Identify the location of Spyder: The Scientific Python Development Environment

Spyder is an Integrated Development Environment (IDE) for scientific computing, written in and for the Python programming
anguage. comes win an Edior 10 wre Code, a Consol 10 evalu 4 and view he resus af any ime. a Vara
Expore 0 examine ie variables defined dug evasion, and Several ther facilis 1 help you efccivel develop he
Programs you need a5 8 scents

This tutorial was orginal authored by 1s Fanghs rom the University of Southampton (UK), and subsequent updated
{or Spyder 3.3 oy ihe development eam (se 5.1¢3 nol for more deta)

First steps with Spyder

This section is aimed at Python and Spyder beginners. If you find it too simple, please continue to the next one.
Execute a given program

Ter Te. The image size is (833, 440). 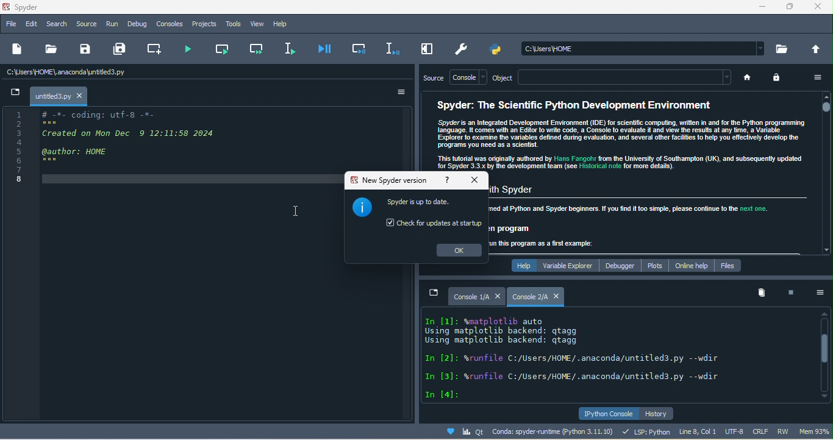
(652, 173).